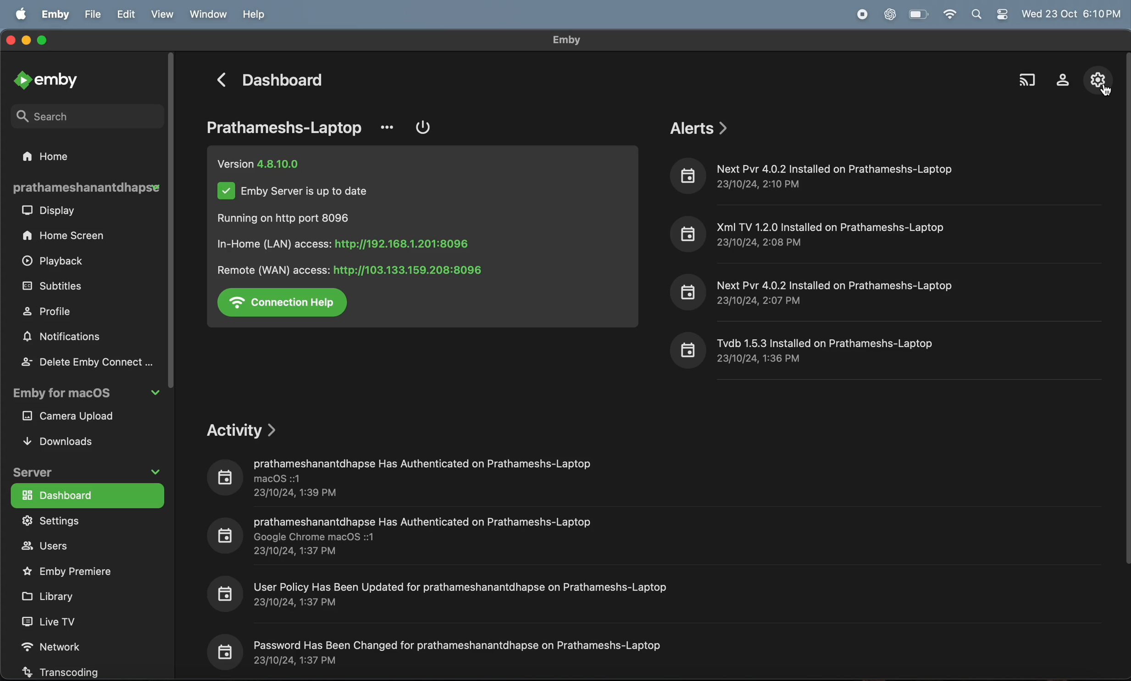  I want to click on dash board, so click(87, 496).